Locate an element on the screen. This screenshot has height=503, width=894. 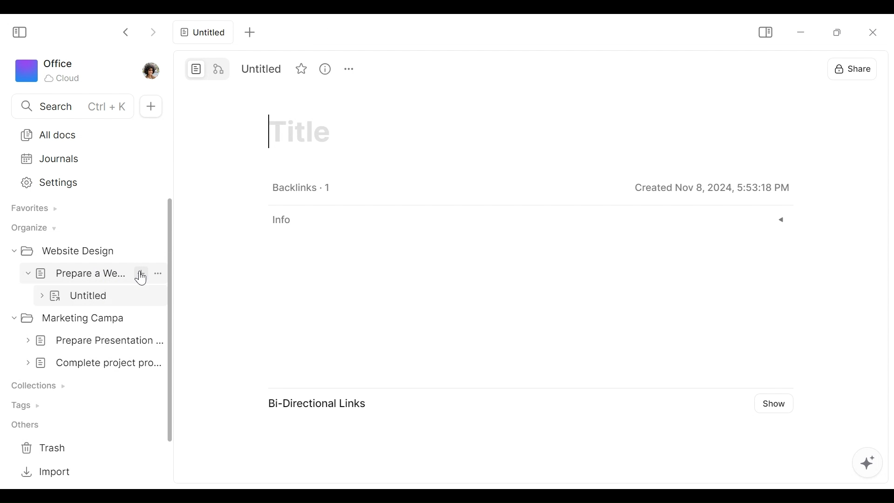
Show is located at coordinates (776, 403).